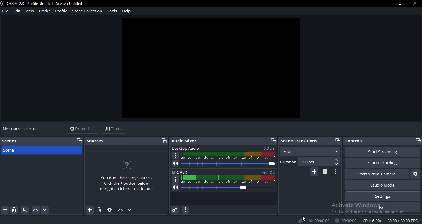  What do you see at coordinates (12, 141) in the screenshot?
I see `scenes` at bounding box center [12, 141].